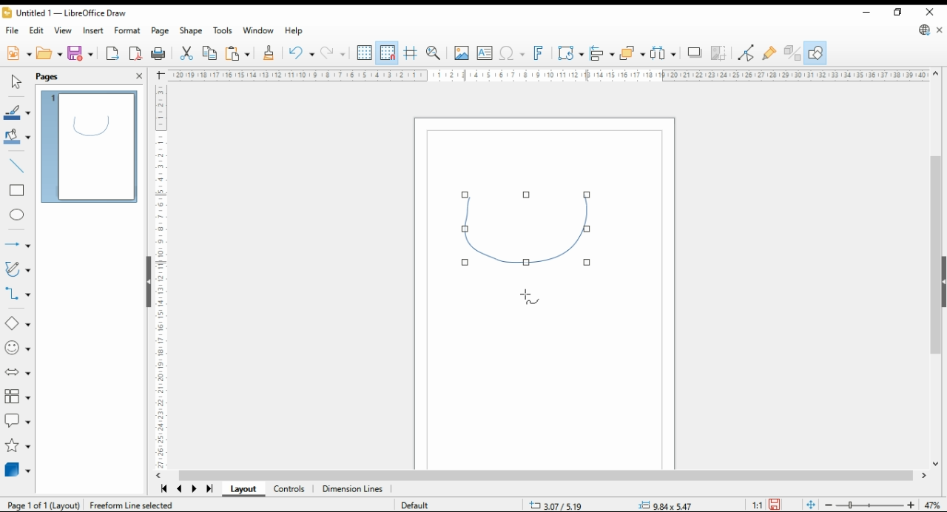 This screenshot has height=512, width=947. What do you see at coordinates (662, 53) in the screenshot?
I see `select at least three objects to distribute` at bounding box center [662, 53].